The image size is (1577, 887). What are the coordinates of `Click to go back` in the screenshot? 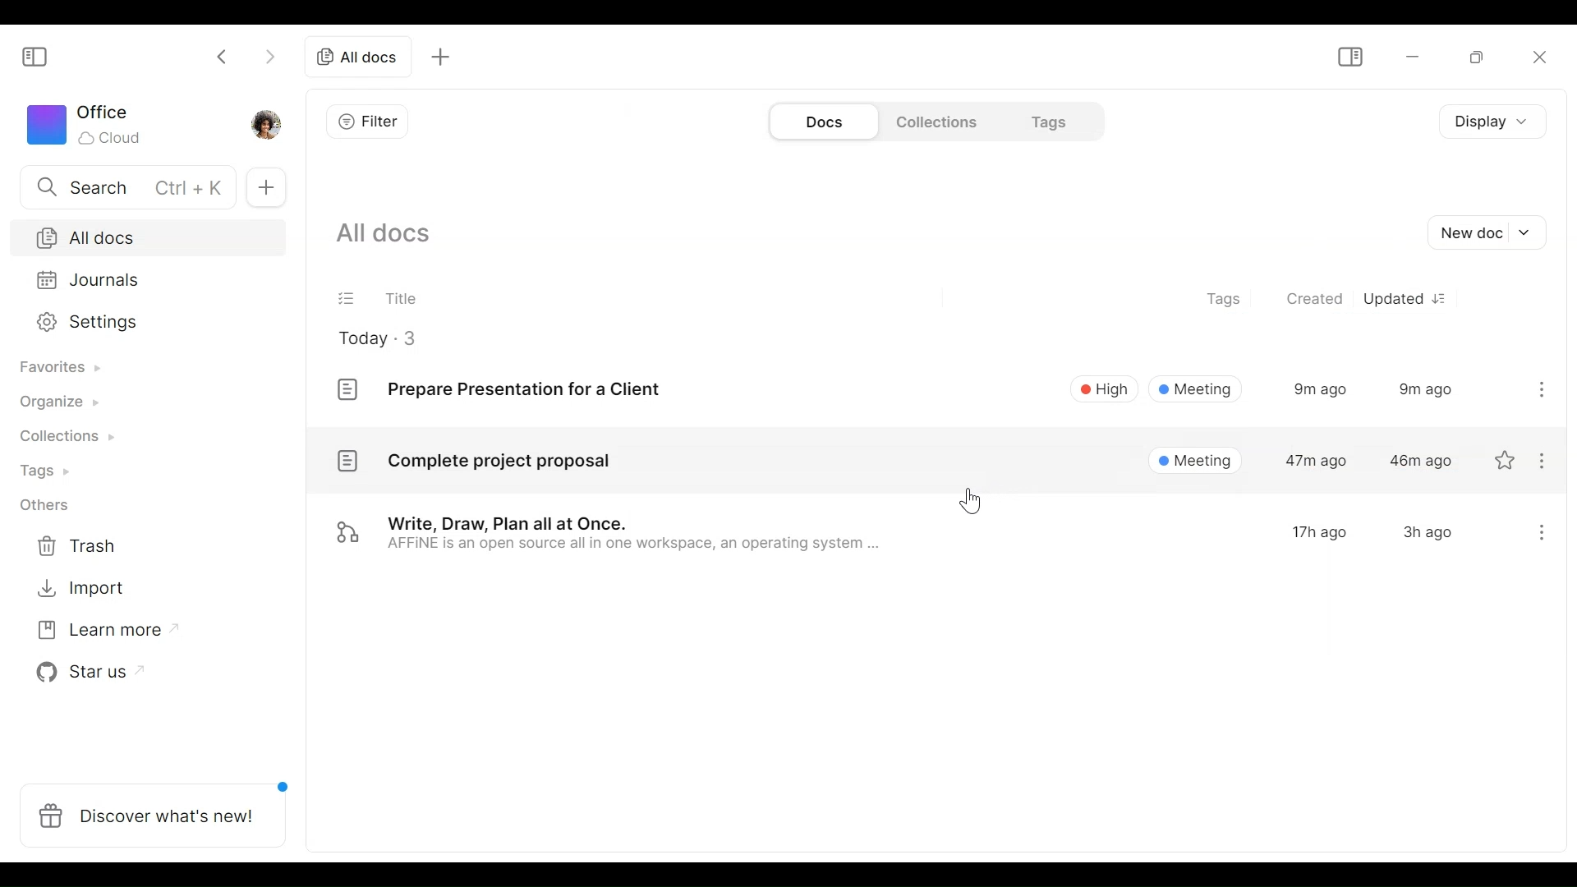 It's located at (226, 54).